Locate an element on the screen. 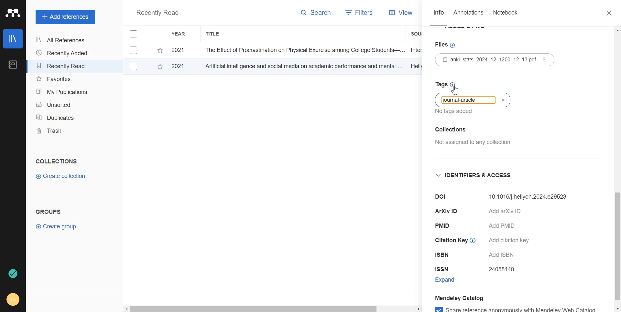  No tags added is located at coordinates (456, 113).